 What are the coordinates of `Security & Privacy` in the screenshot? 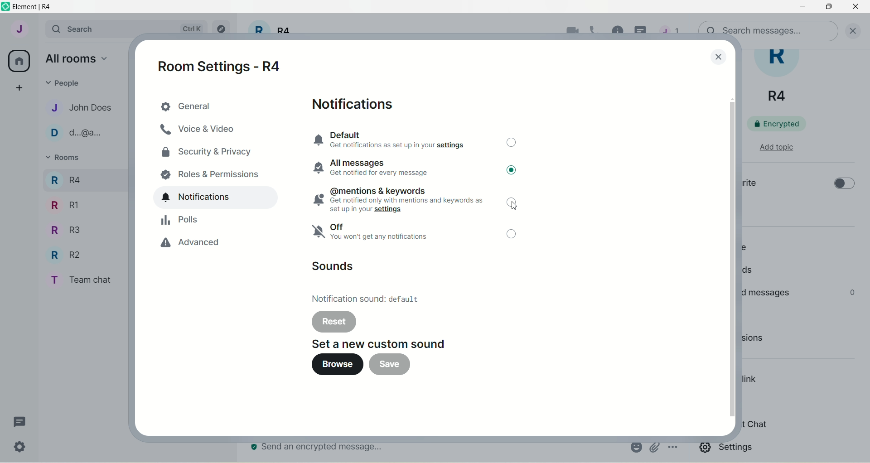 It's located at (212, 152).